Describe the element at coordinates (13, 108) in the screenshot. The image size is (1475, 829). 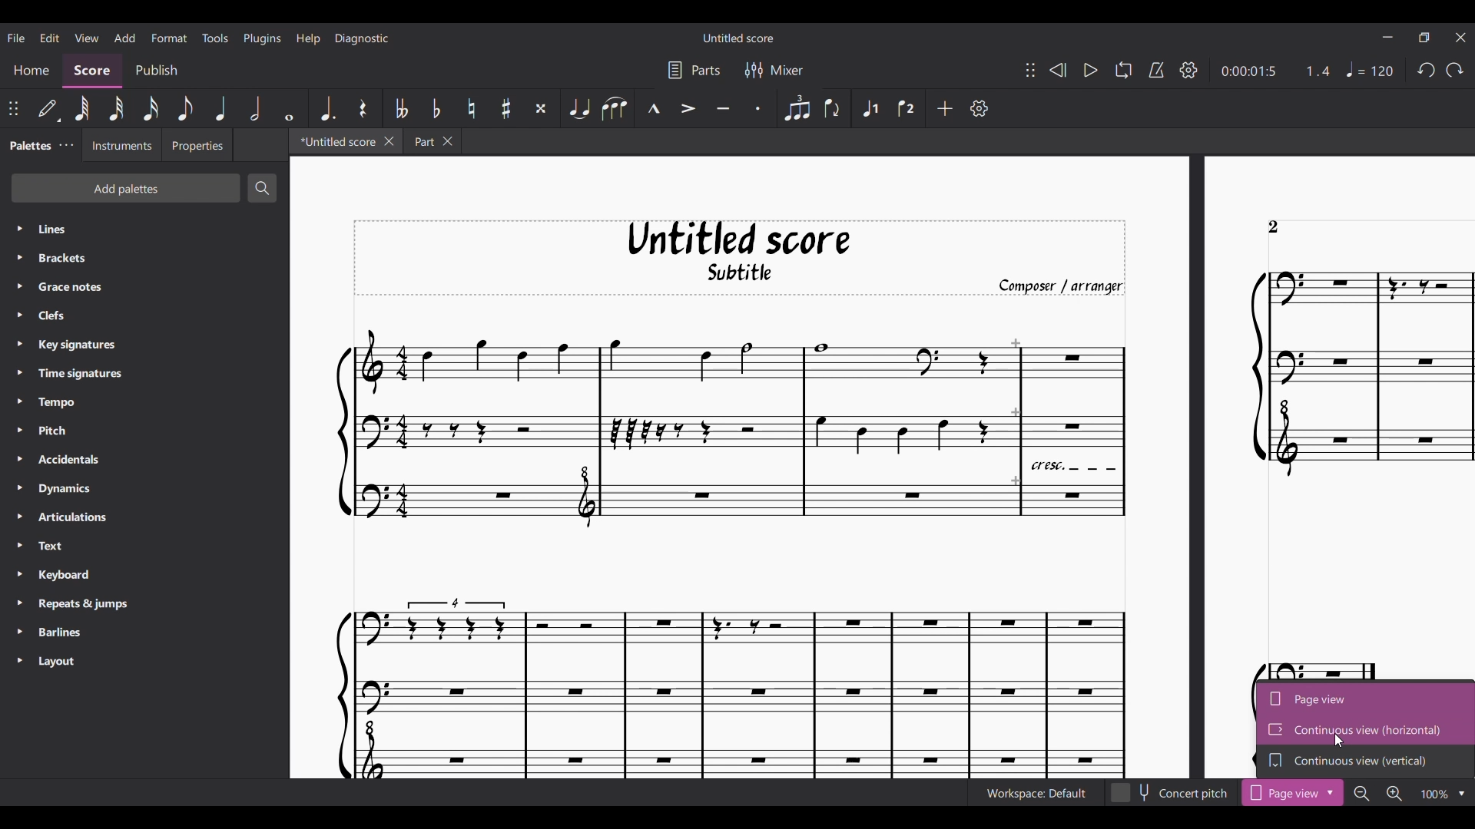
I see `Change position of toolbar attached` at that location.